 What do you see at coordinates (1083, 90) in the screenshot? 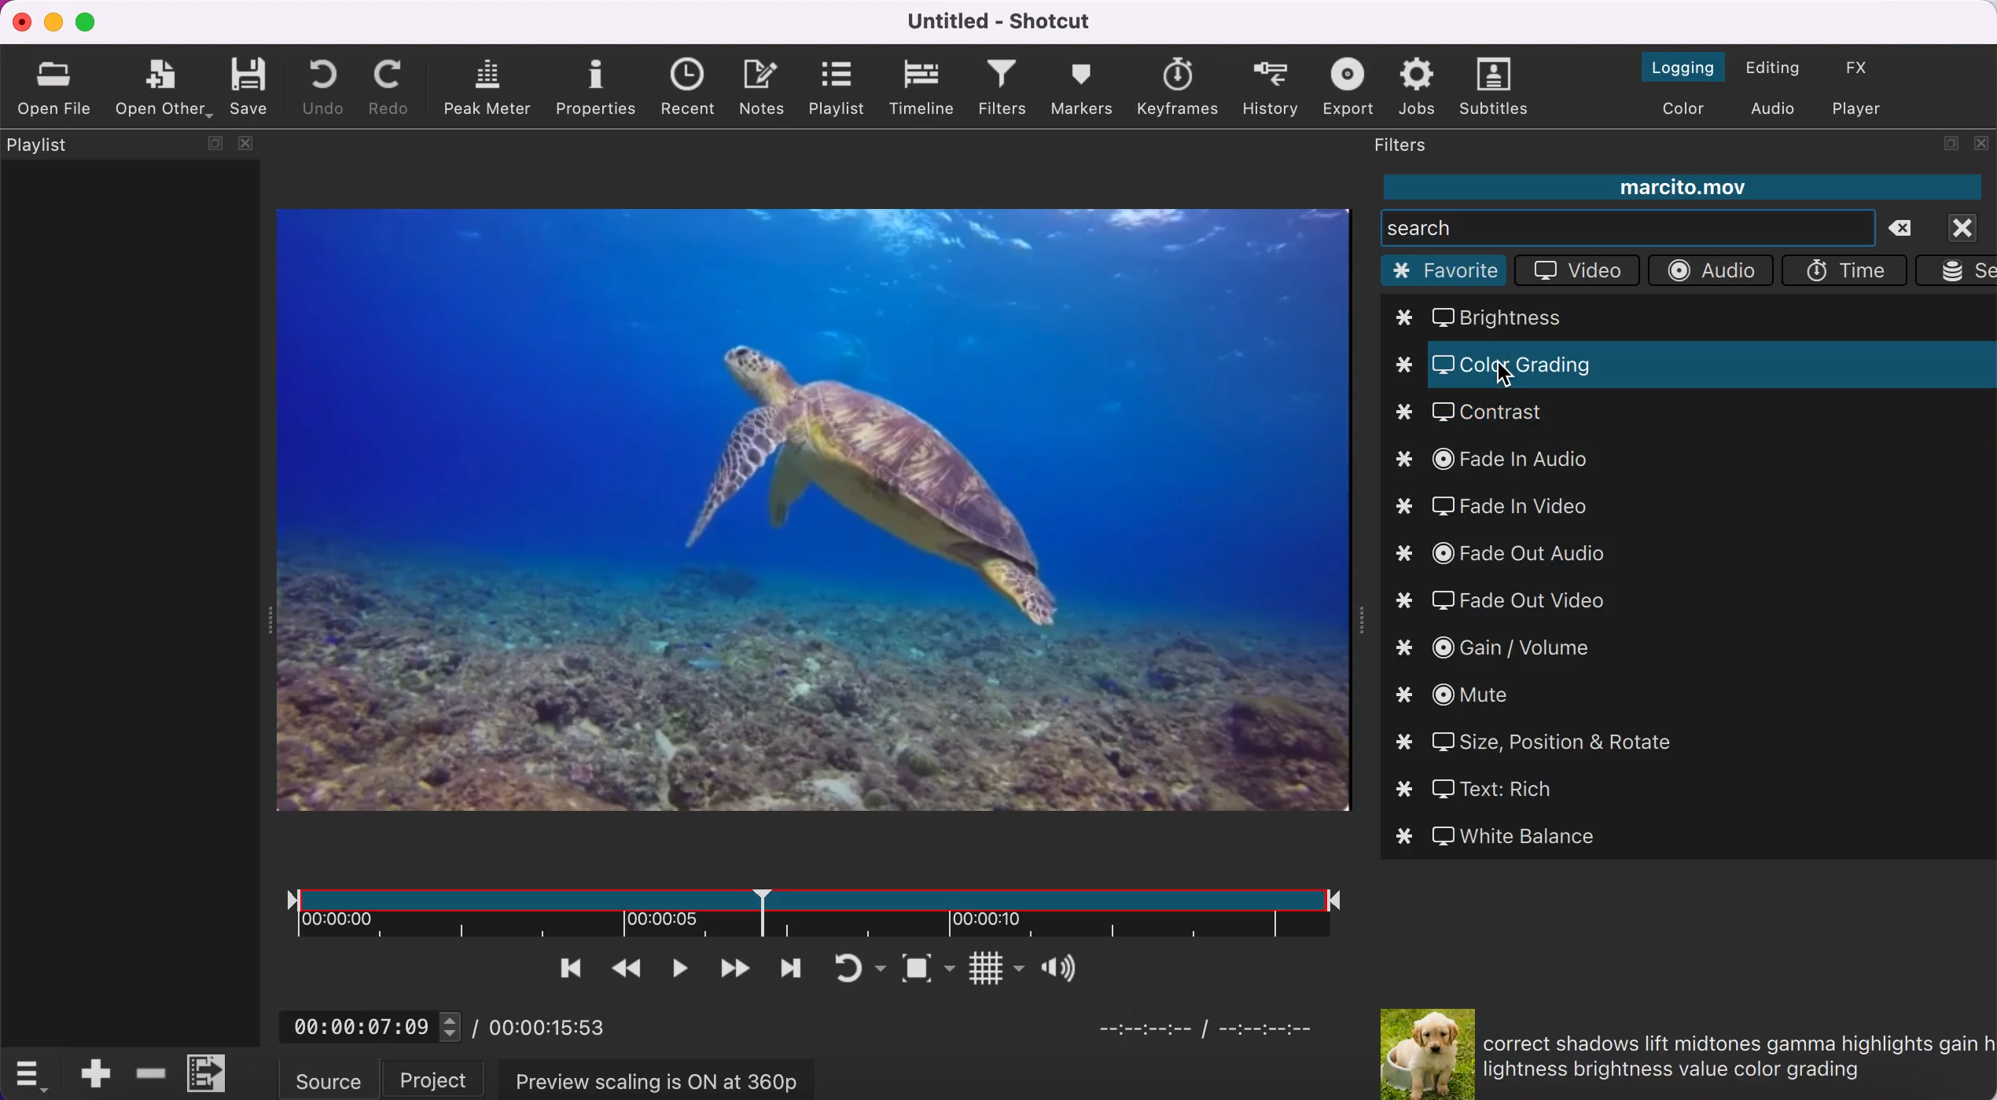
I see `markers` at bounding box center [1083, 90].